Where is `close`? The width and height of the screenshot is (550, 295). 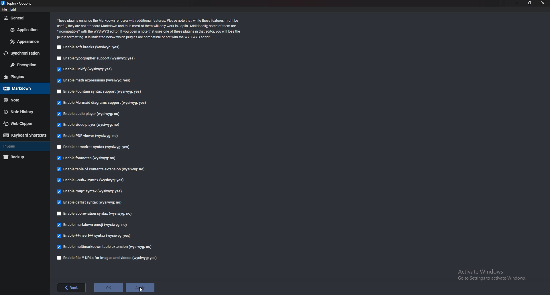
close is located at coordinates (543, 3).